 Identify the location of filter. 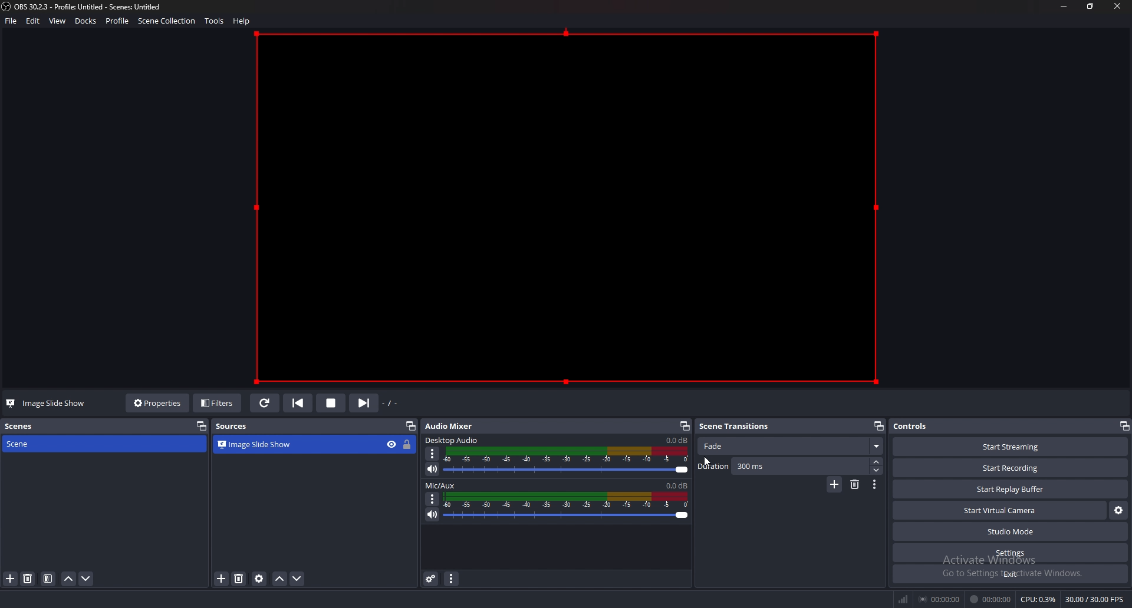
(48, 579).